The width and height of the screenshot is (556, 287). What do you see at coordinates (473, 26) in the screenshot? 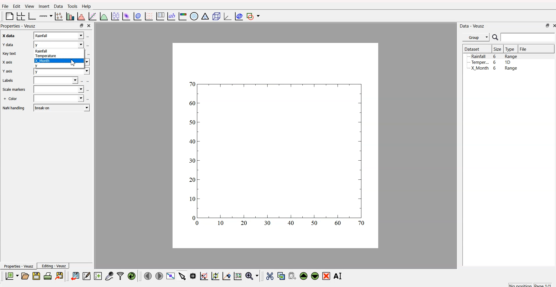
I see `Data - Veusz` at bounding box center [473, 26].